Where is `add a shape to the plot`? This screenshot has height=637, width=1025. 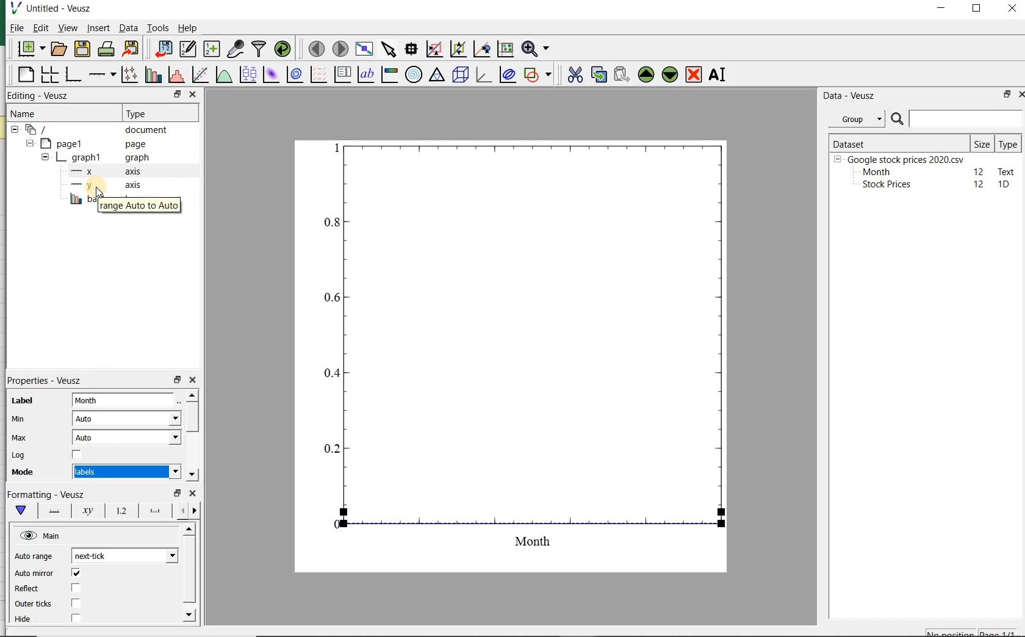
add a shape to the plot is located at coordinates (538, 75).